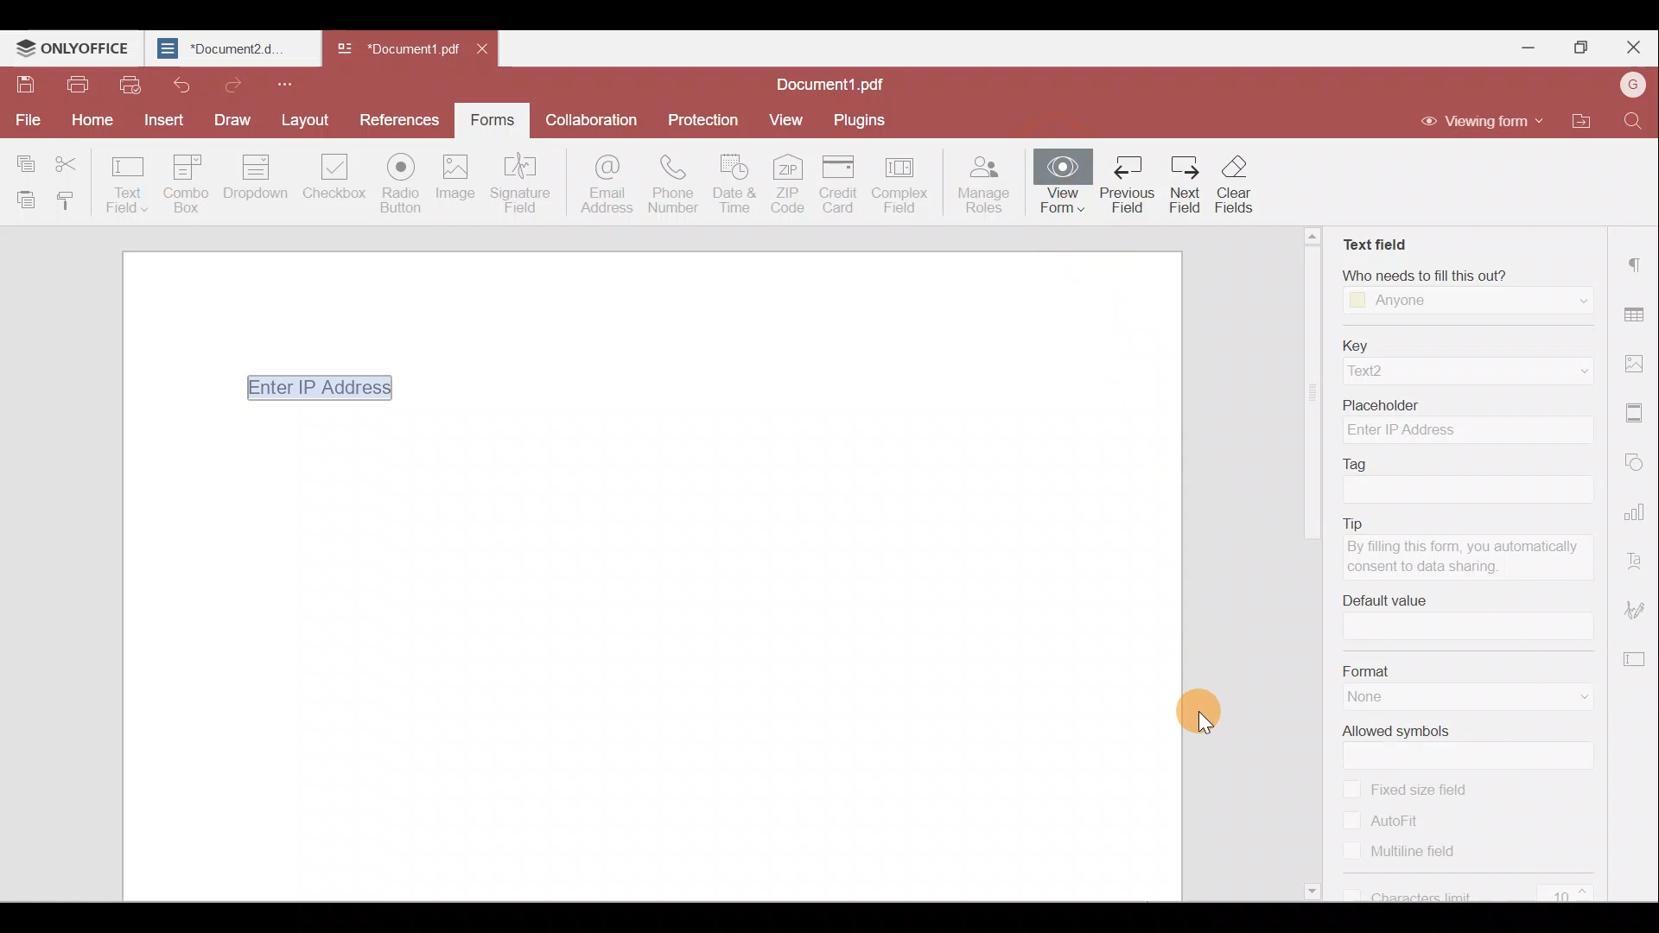 This screenshot has height=933, width=1659. Describe the element at coordinates (130, 86) in the screenshot. I see `Quick print` at that location.